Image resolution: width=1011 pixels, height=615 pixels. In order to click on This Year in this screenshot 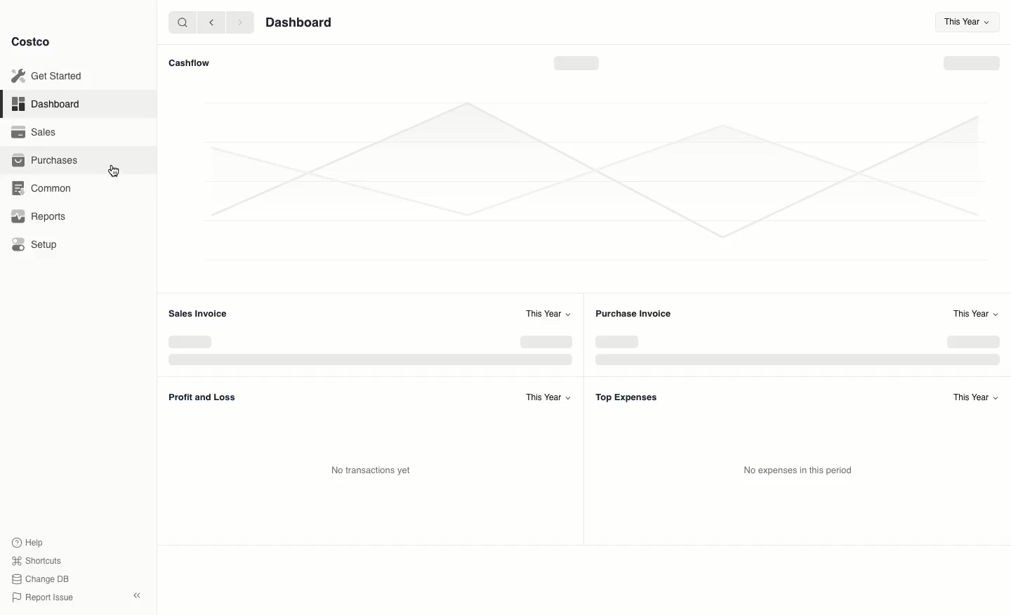, I will do `click(974, 312)`.